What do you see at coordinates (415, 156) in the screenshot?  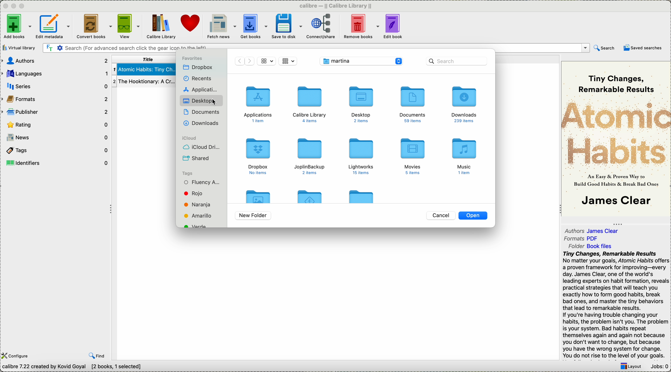 I see `movies` at bounding box center [415, 156].